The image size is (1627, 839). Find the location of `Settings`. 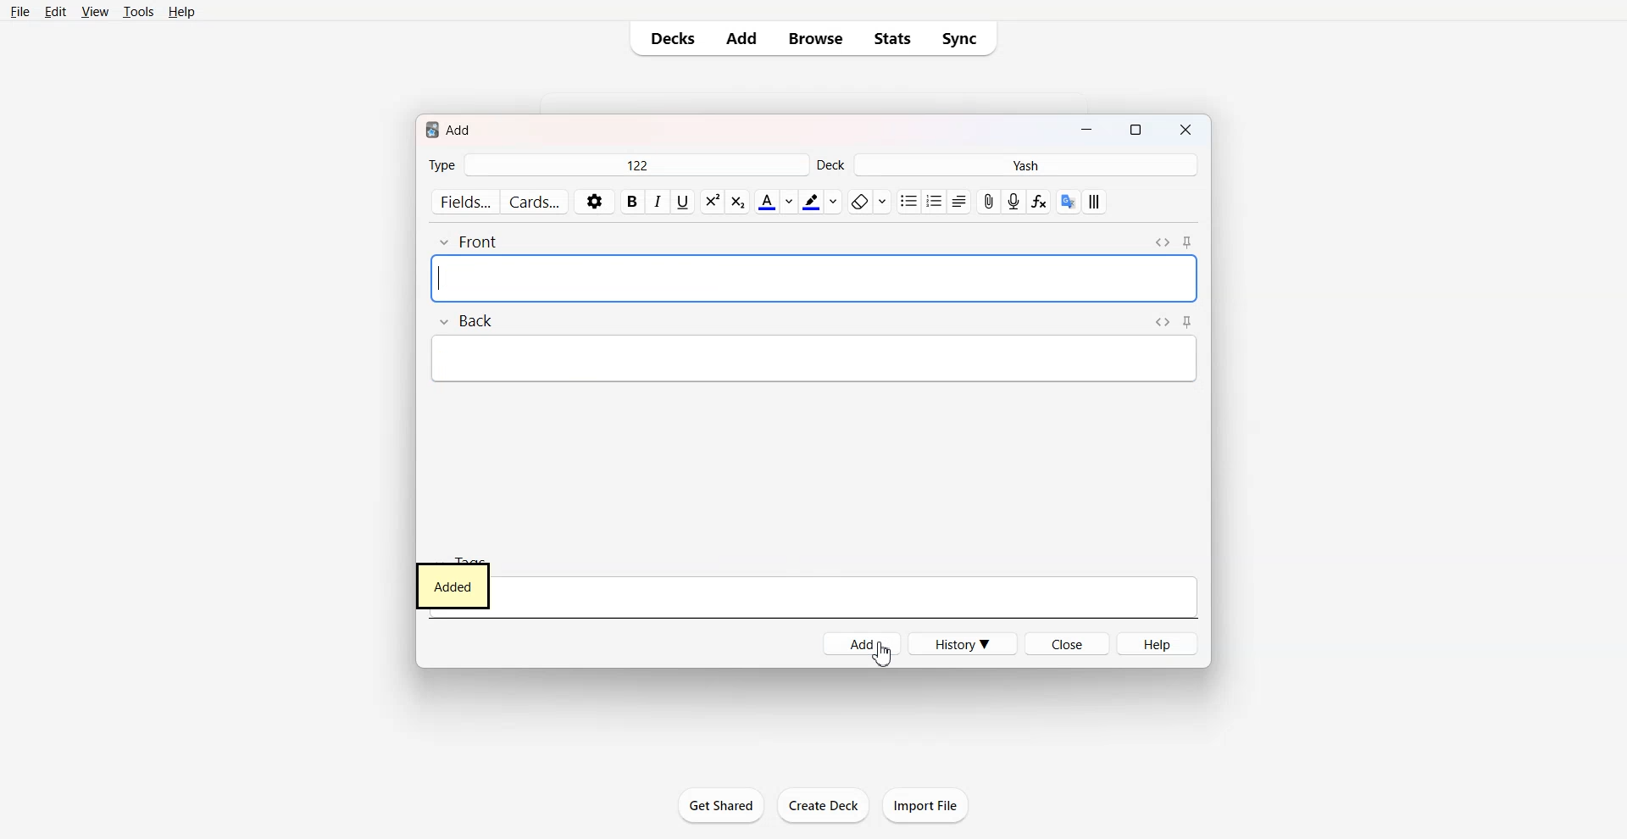

Settings is located at coordinates (595, 202).